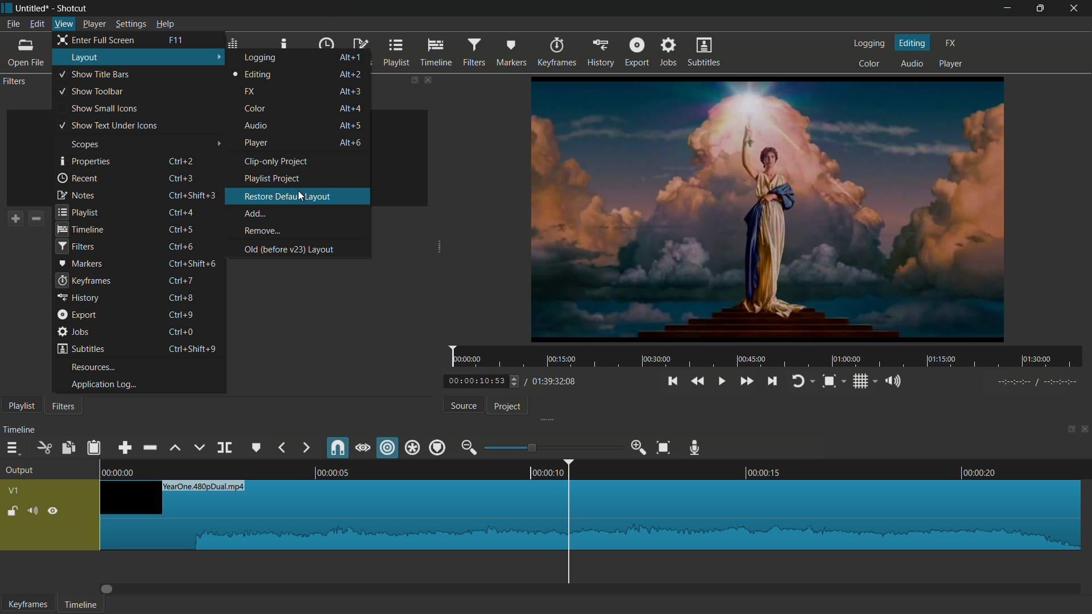 Image resolution: width=1092 pixels, height=614 pixels. Describe the element at coordinates (950, 43) in the screenshot. I see `fx` at that location.